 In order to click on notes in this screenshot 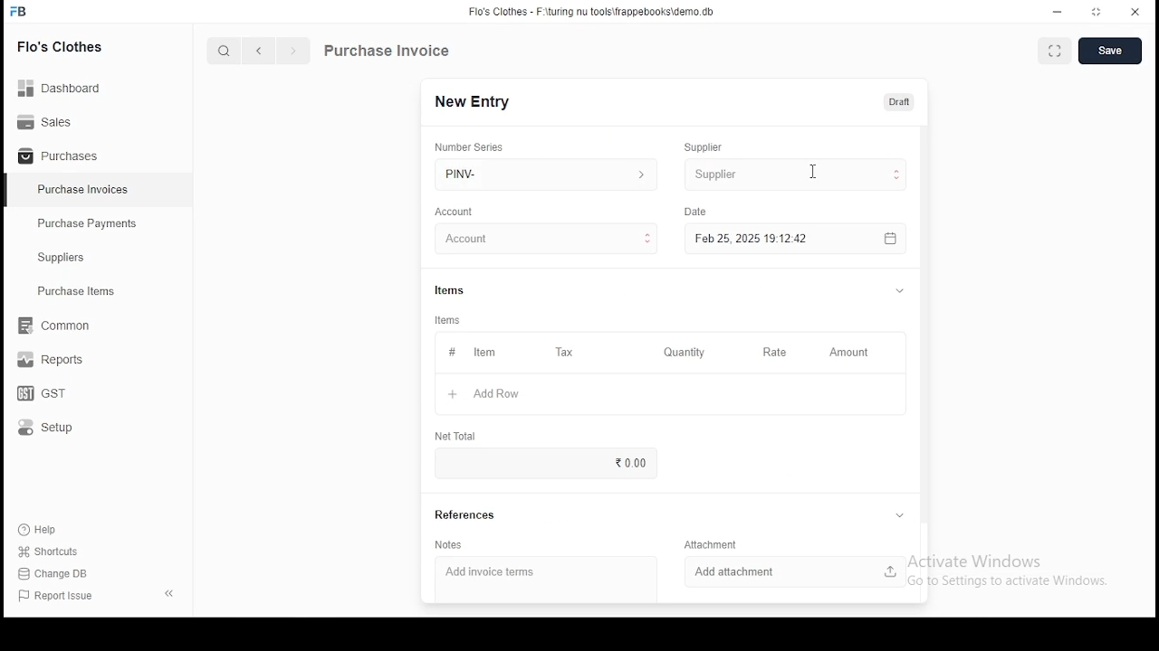, I will do `click(449, 545)`.